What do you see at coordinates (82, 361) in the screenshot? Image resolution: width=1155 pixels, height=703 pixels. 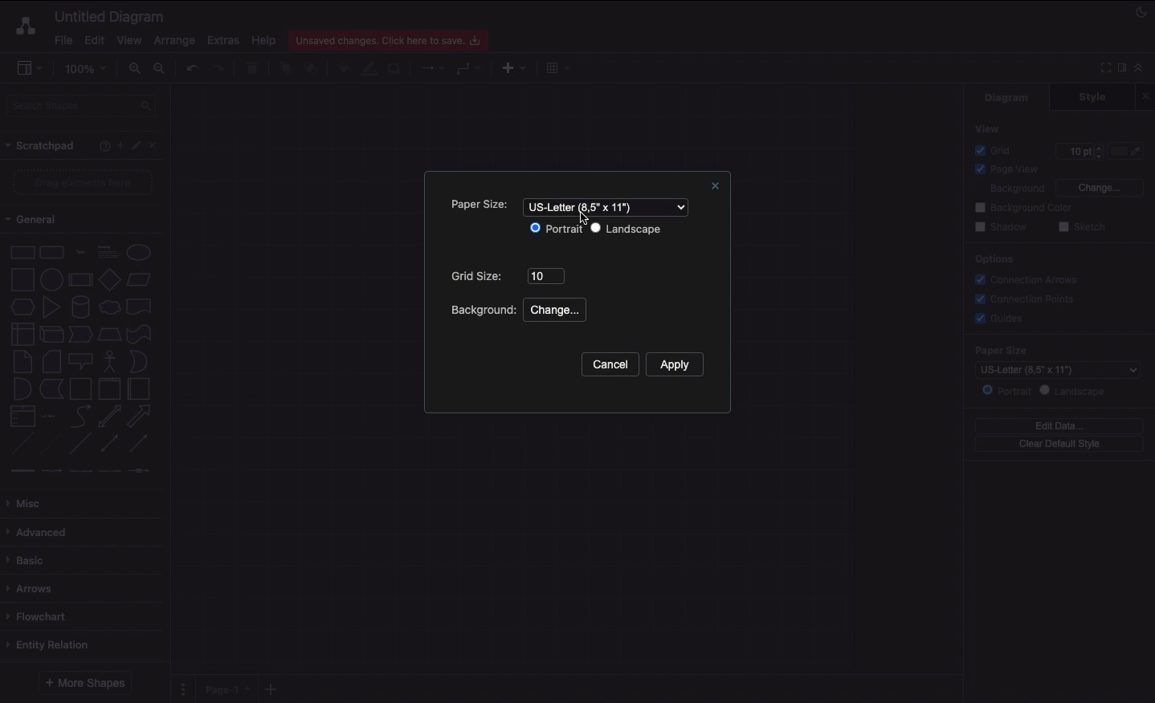 I see `Callout` at bounding box center [82, 361].